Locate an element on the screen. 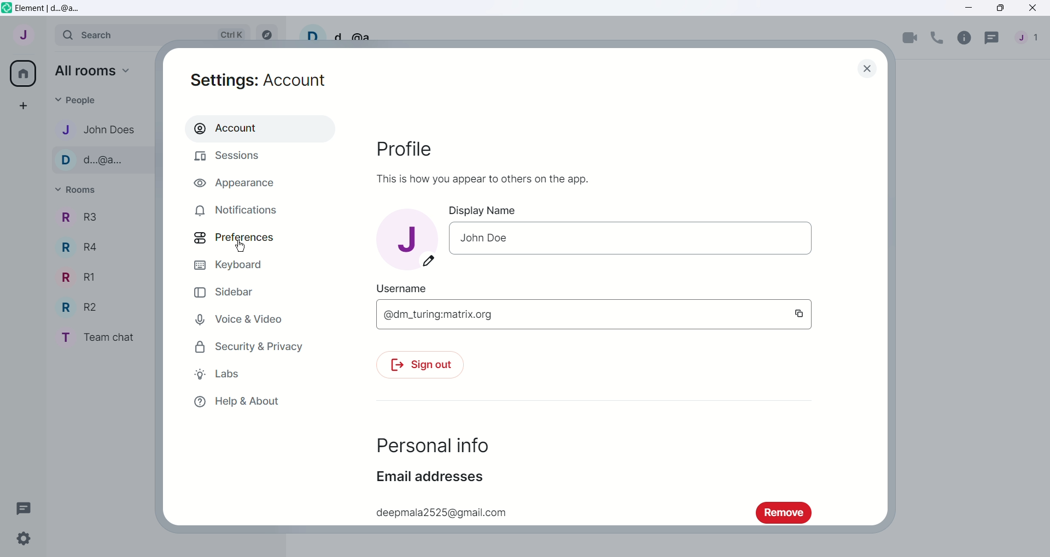  Threads is located at coordinates (993, 39).